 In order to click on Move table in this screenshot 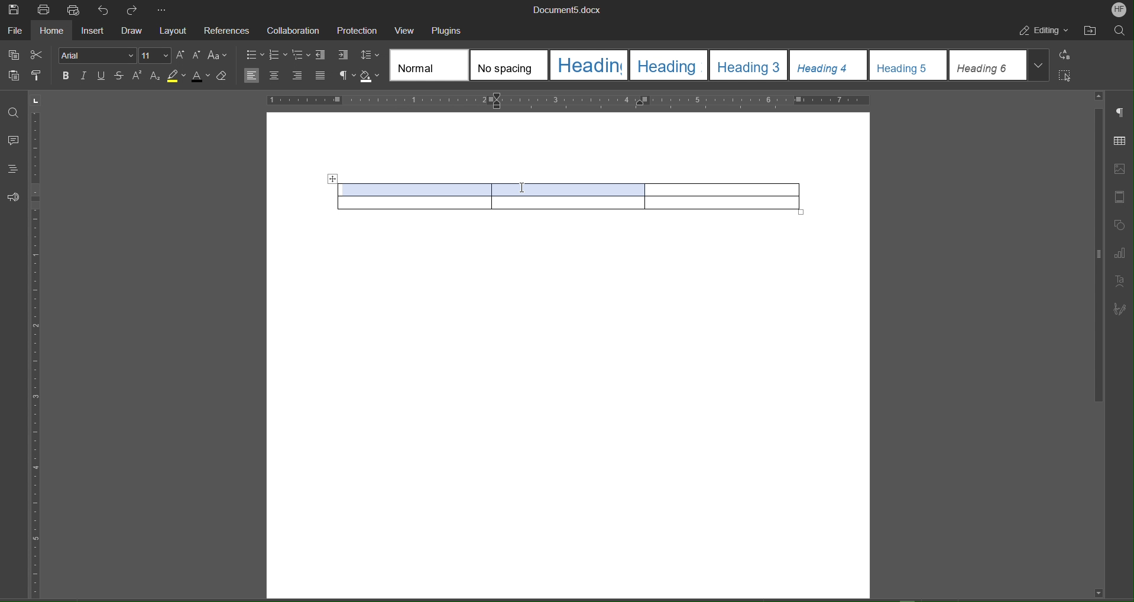, I will do `click(332, 179)`.